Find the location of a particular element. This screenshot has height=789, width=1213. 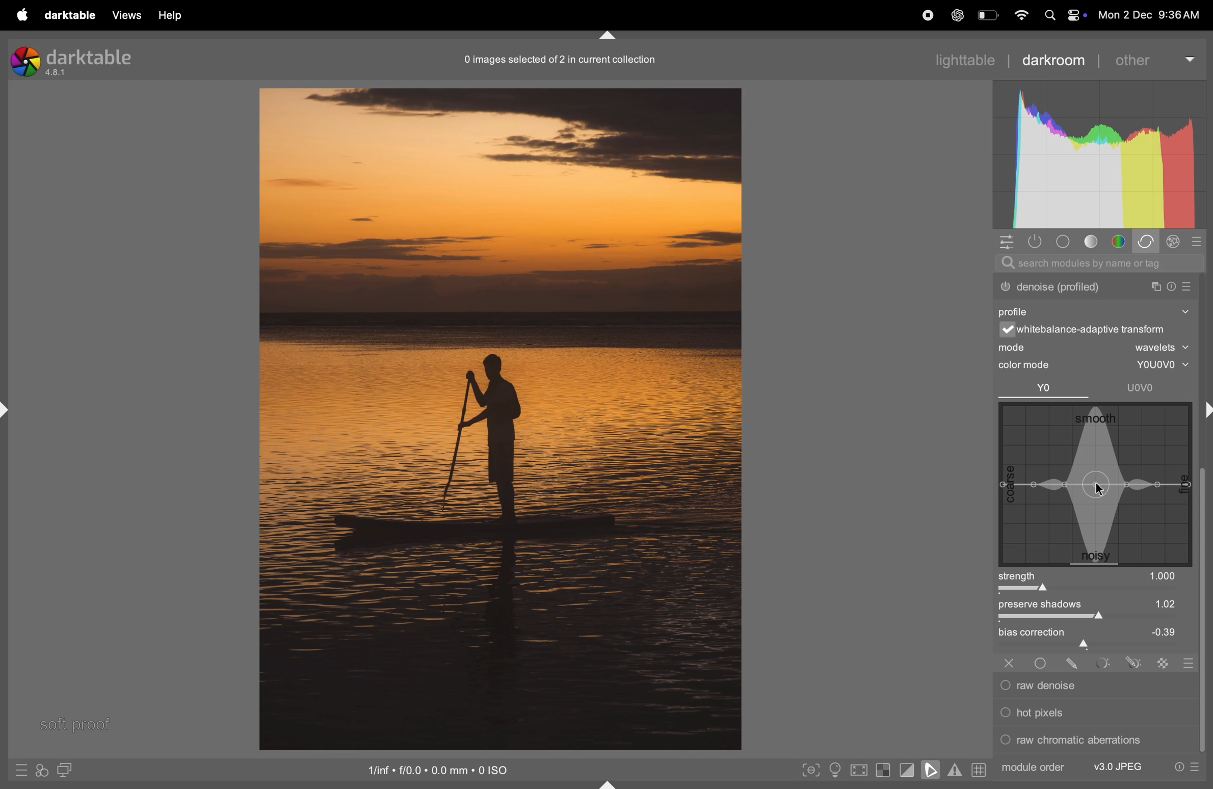

apple menu is located at coordinates (16, 15).